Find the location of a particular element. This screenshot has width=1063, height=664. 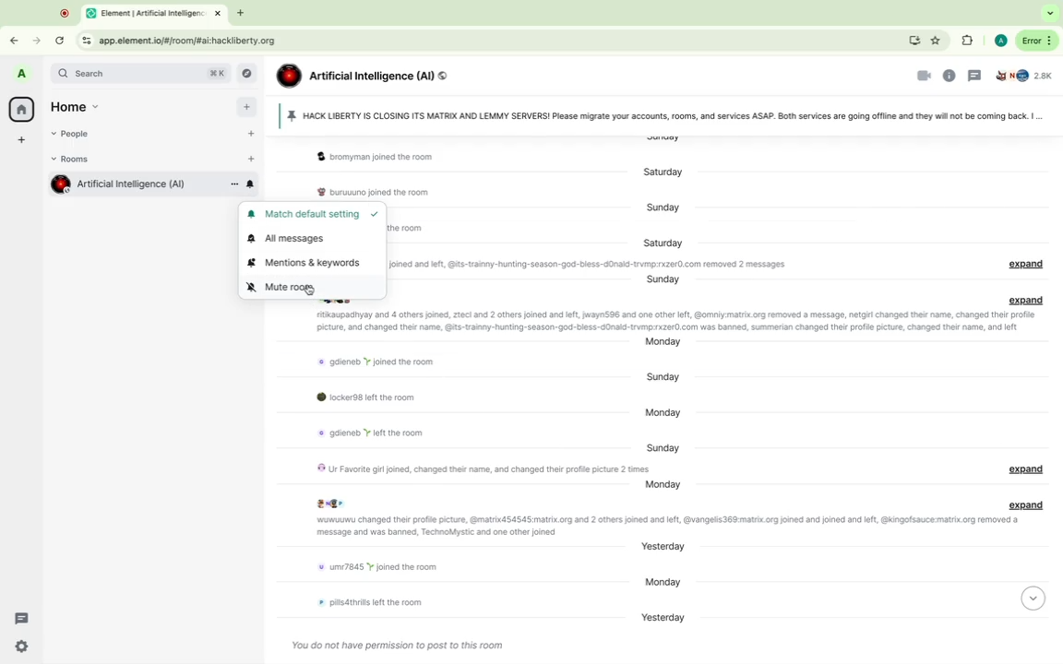

Threads is located at coordinates (974, 76).